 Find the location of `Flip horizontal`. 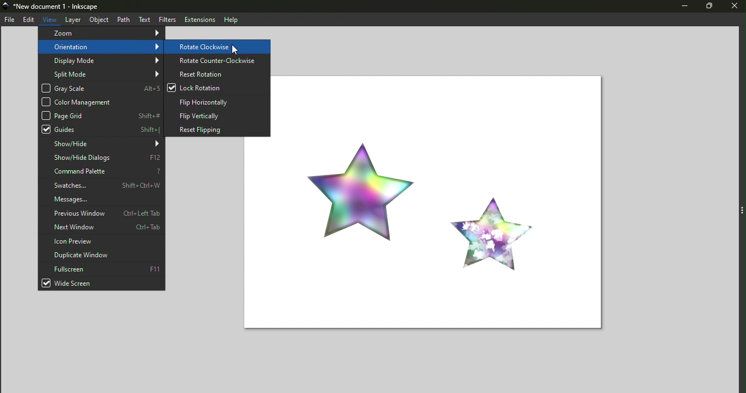

Flip horizontal is located at coordinates (217, 101).